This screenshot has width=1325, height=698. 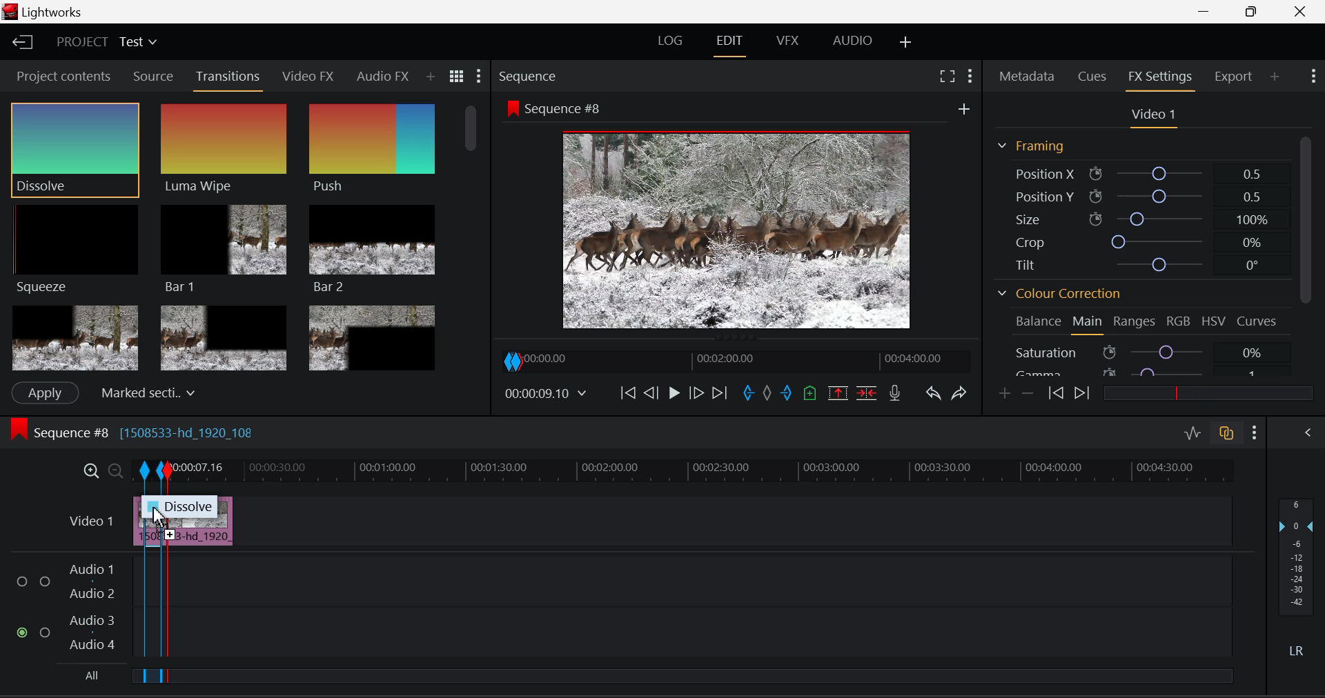 What do you see at coordinates (1088, 323) in the screenshot?
I see `Main` at bounding box center [1088, 323].